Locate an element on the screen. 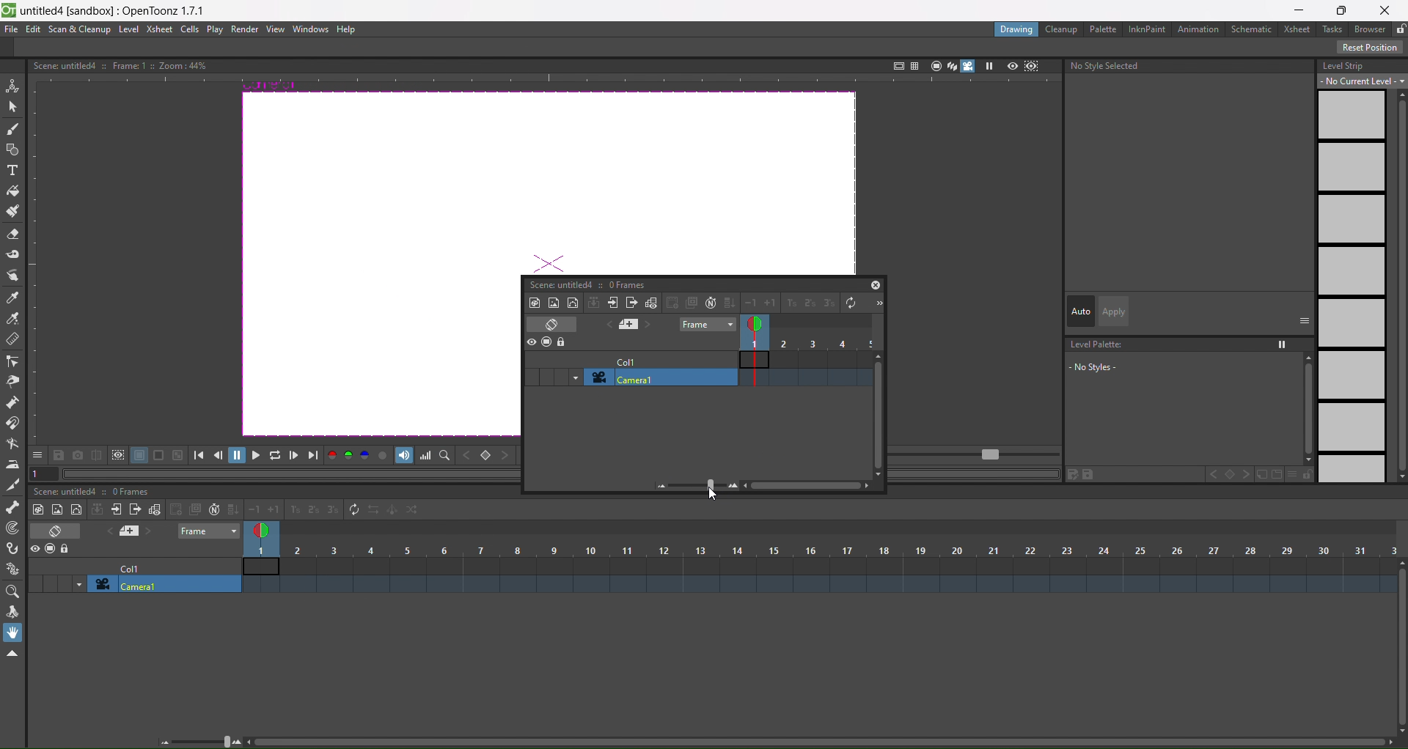 The width and height of the screenshot is (1408, 749). hide toolbar is located at coordinates (12, 654).